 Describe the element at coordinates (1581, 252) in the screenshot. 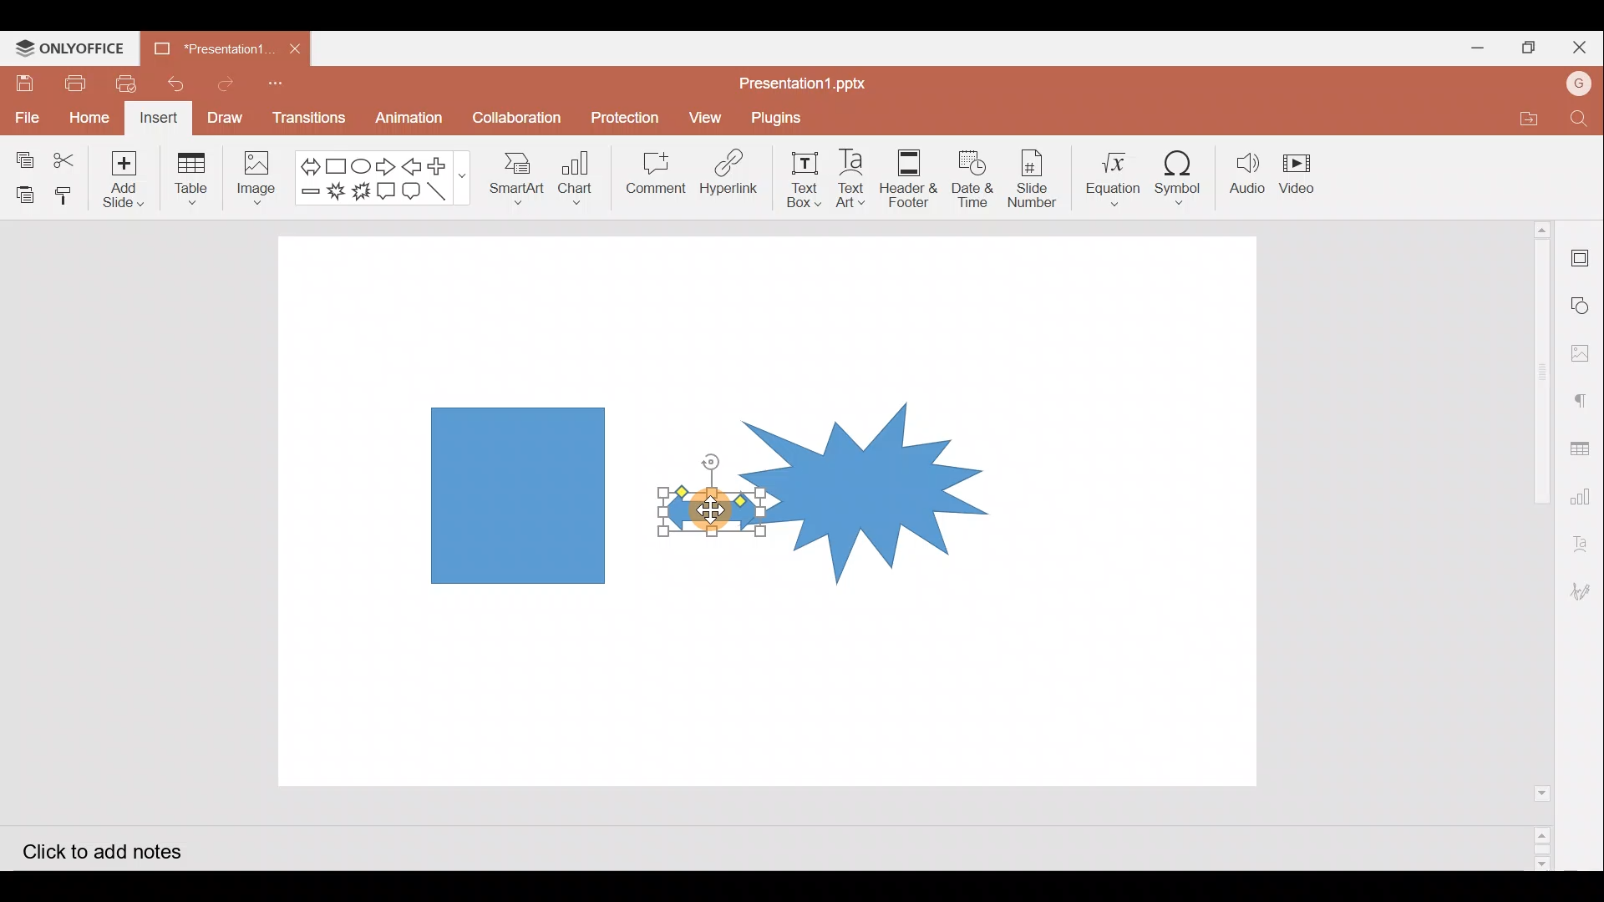

I see `Slide settings` at that location.